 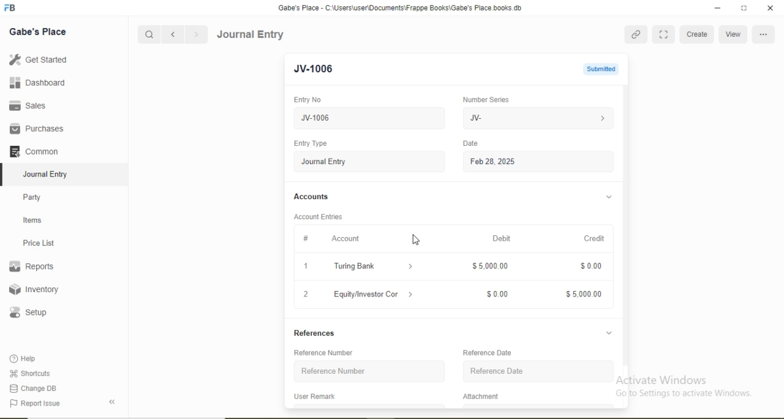 What do you see at coordinates (31, 266) in the screenshot?
I see `Reports` at bounding box center [31, 266].